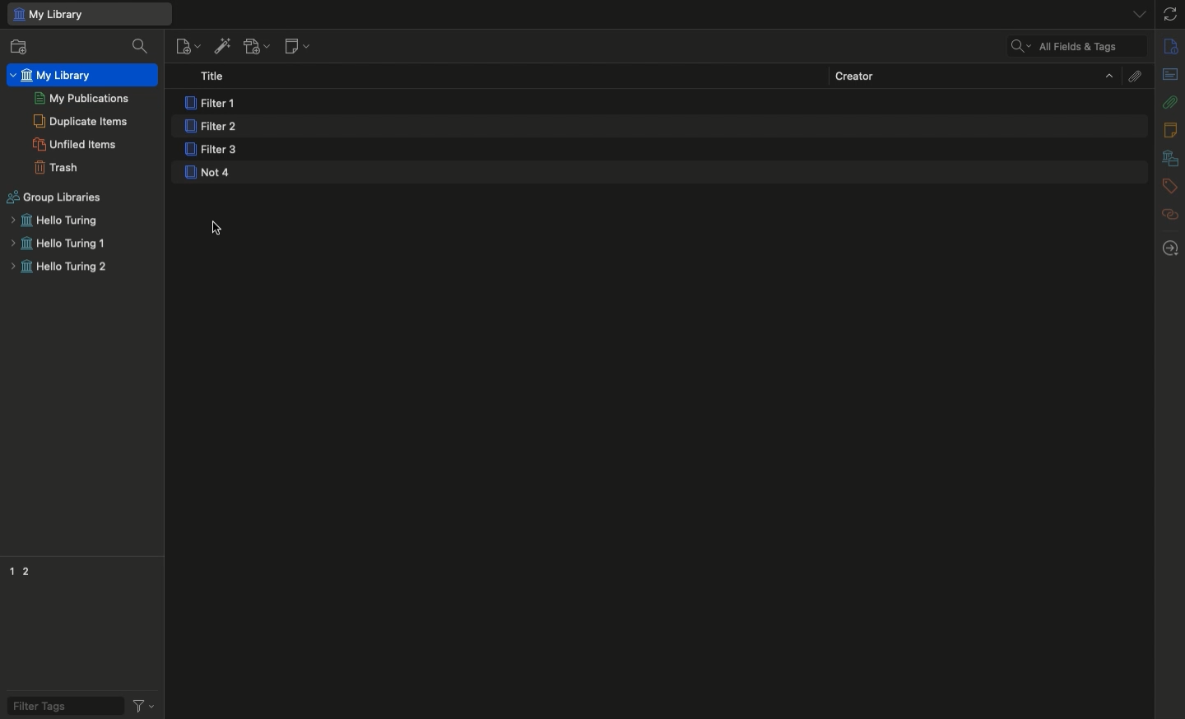 The image size is (1185, 719). I want to click on Trash, so click(57, 167).